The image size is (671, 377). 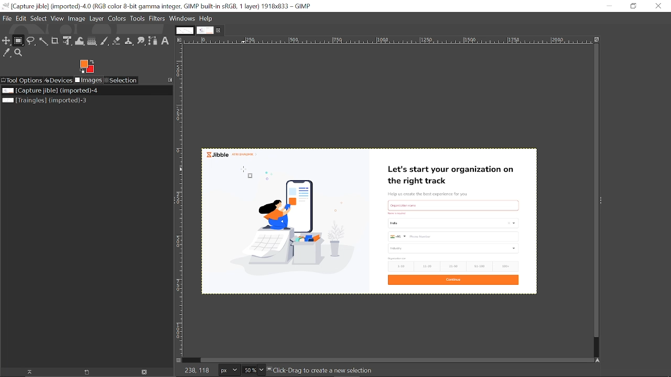 I want to click on Vertical label, so click(x=181, y=200).